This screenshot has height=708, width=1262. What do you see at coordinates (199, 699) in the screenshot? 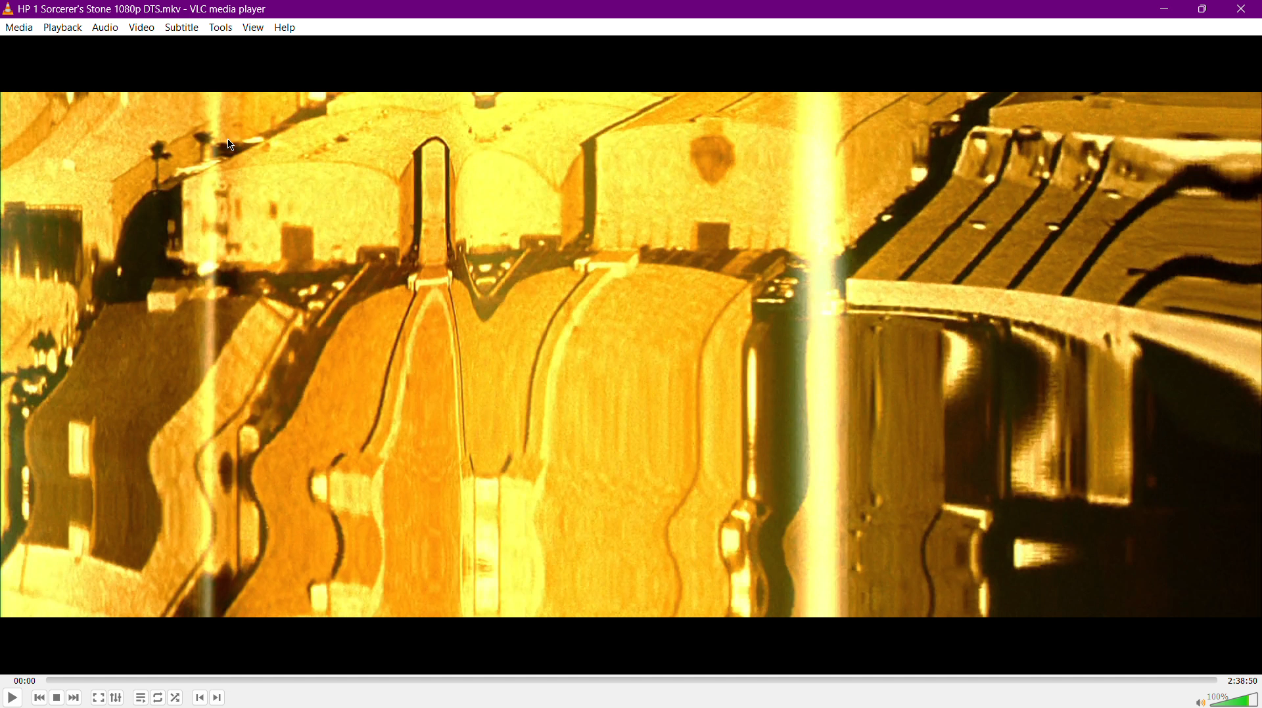
I see `Previous Chapter` at bounding box center [199, 699].